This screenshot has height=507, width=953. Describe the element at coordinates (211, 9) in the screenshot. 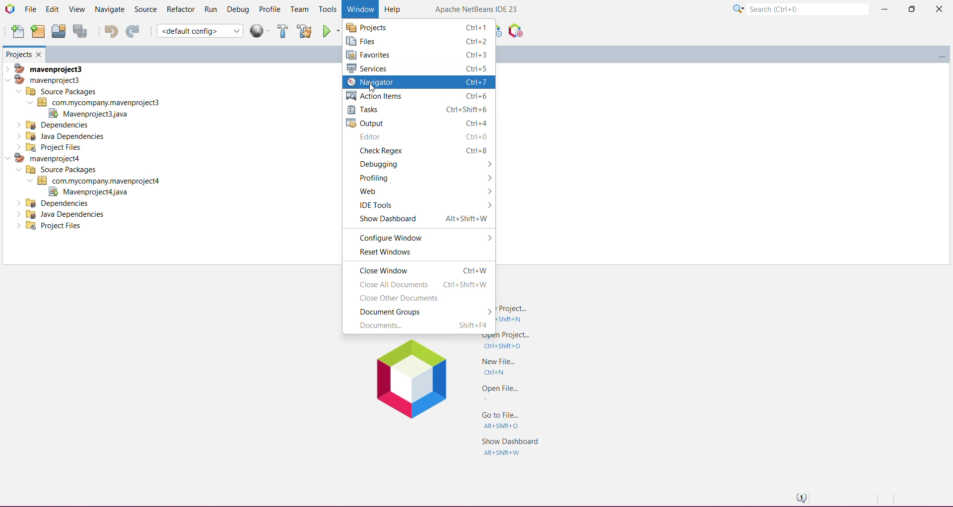

I see `Run` at that location.